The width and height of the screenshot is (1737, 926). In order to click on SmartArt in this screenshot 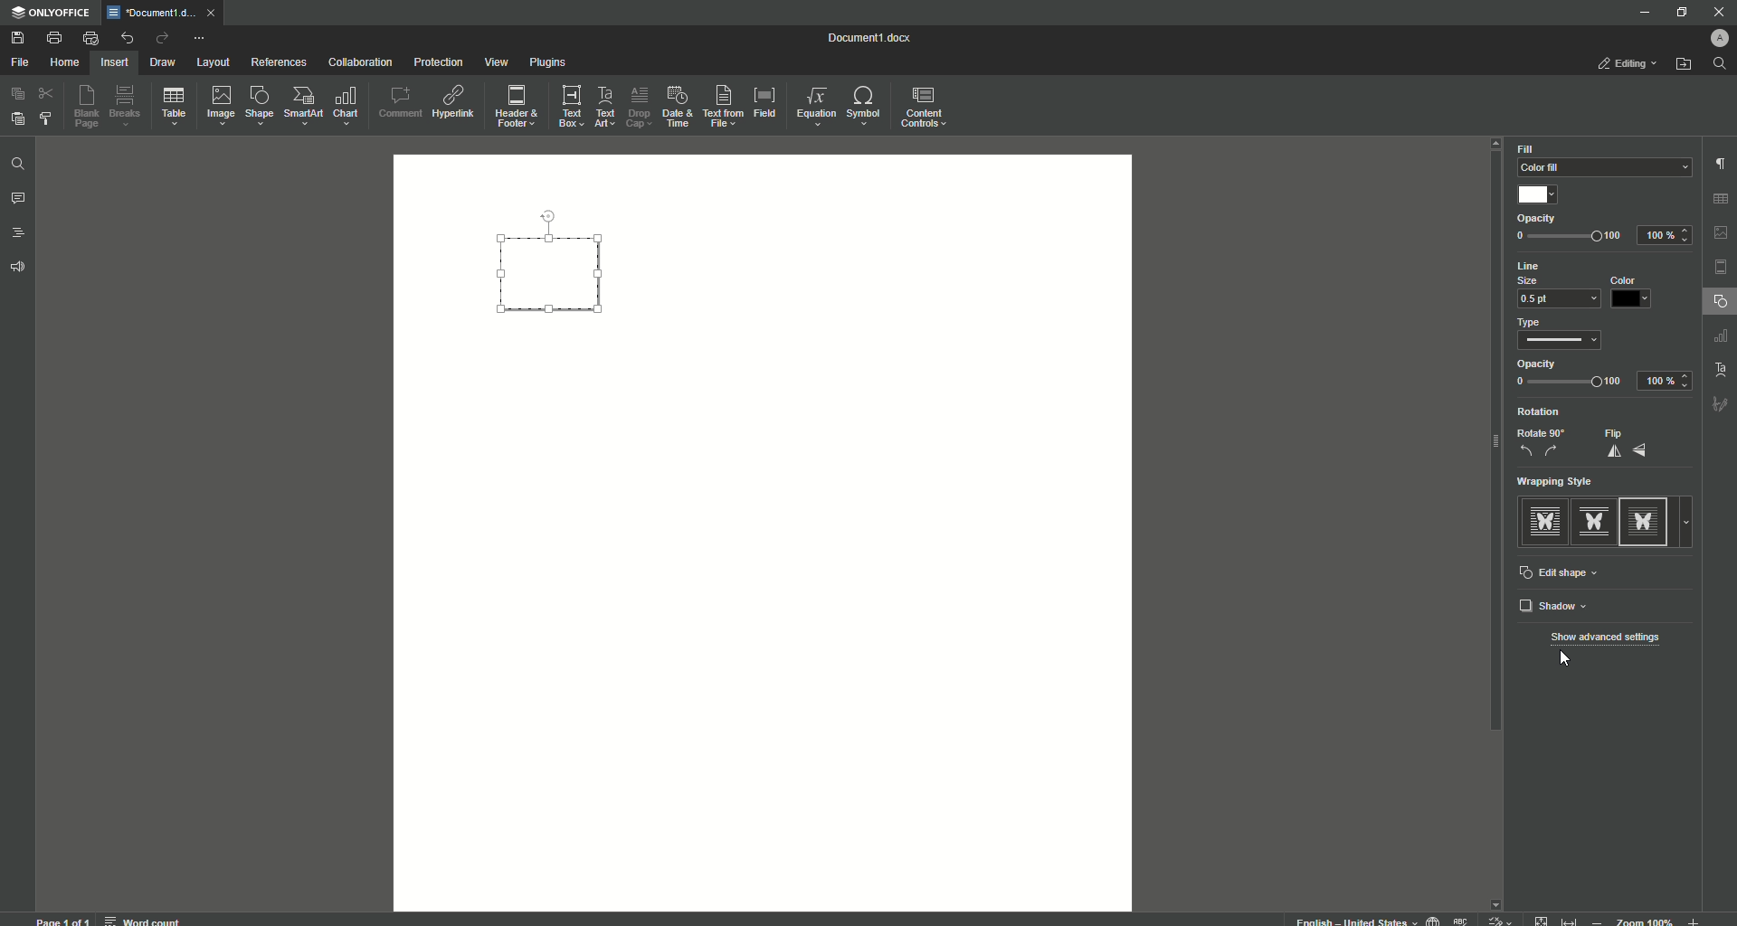, I will do `click(303, 106)`.